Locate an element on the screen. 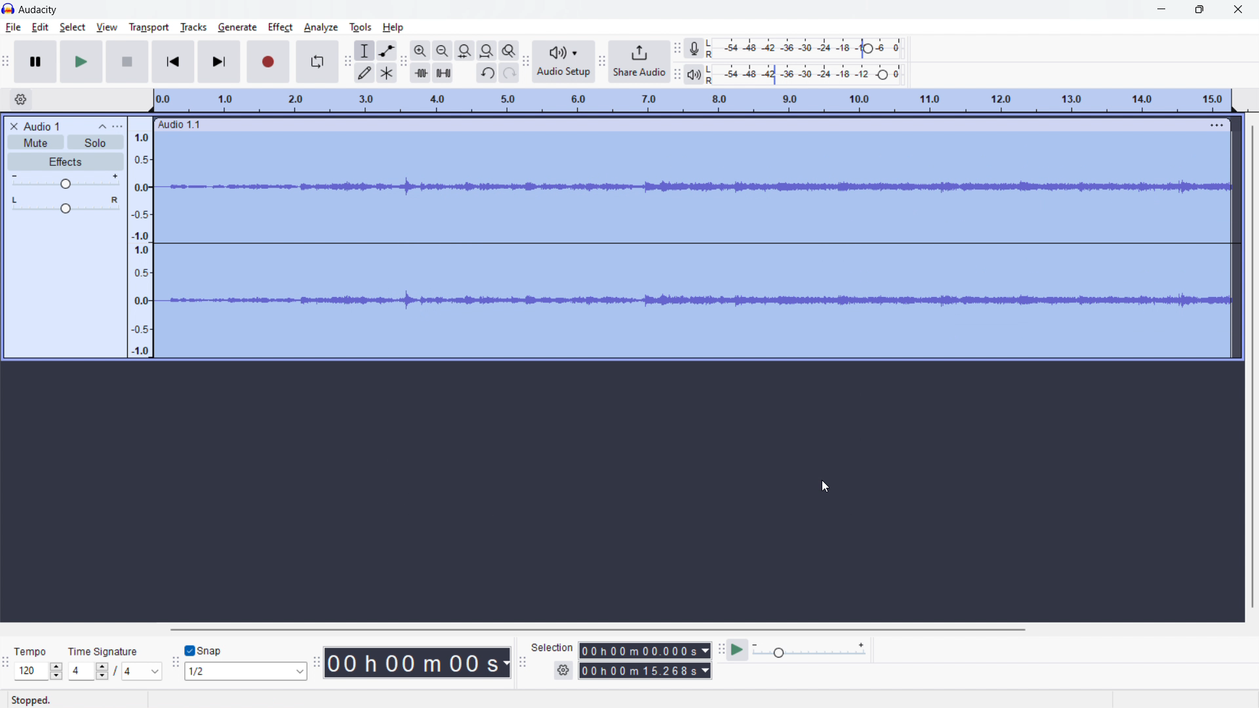 This screenshot has height=708, width=1259. envelop tool is located at coordinates (386, 50).